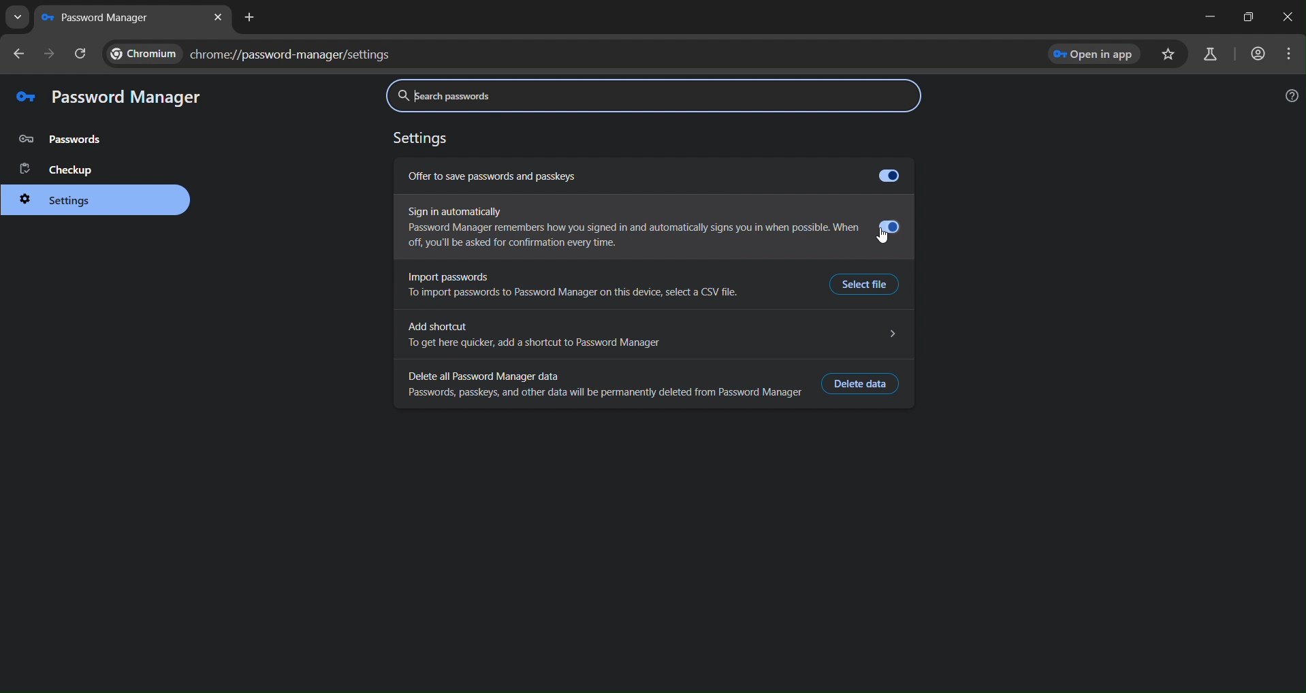 The image size is (1306, 693). What do you see at coordinates (67, 140) in the screenshot?
I see `password` at bounding box center [67, 140].